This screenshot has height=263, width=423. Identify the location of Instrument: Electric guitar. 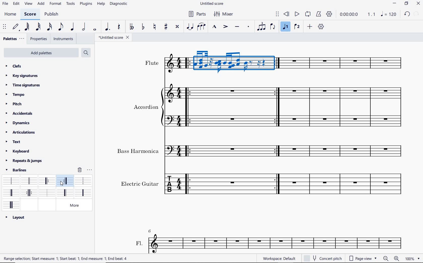
(344, 184).